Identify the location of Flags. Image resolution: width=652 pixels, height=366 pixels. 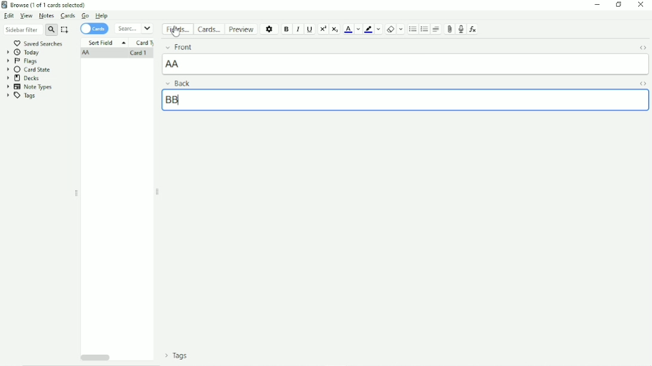
(22, 61).